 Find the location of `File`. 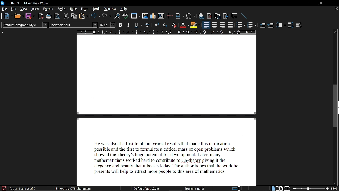

File is located at coordinates (4, 9).